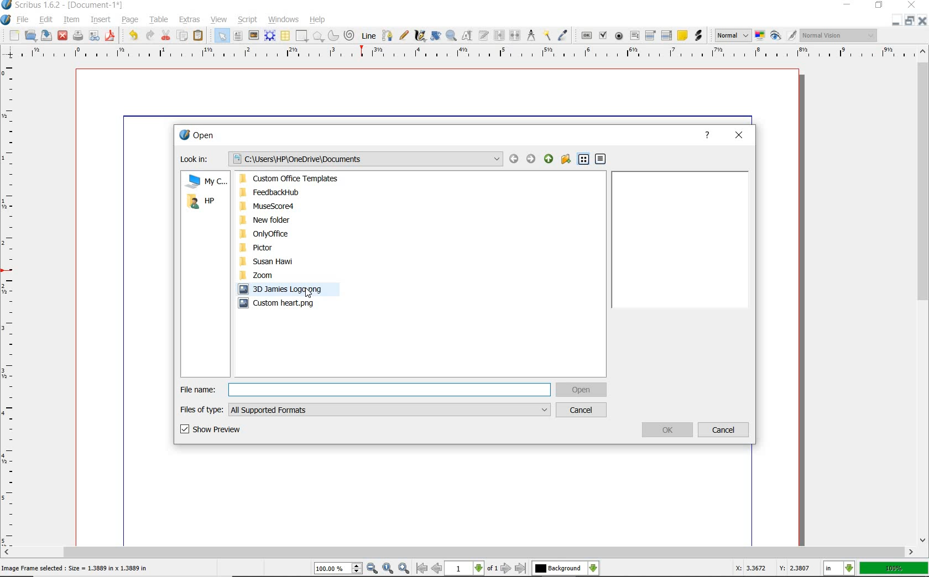 The image size is (929, 577). Describe the element at coordinates (221, 20) in the screenshot. I see `view` at that location.